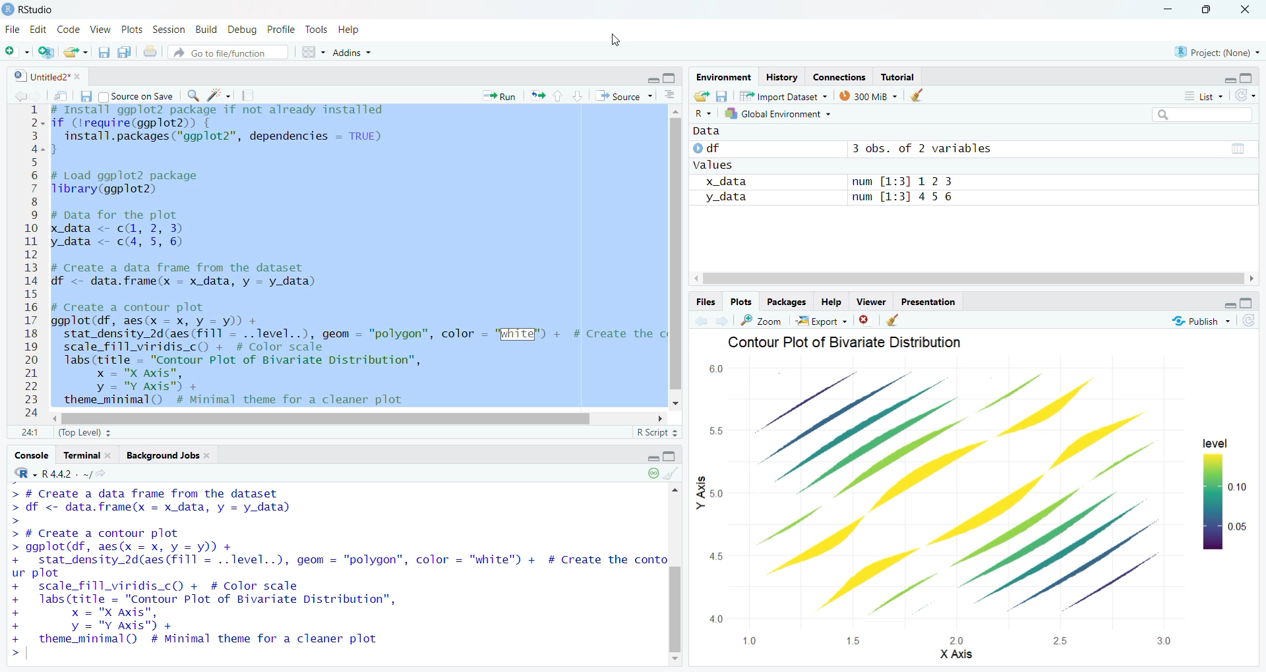 This screenshot has width=1266, height=672. What do you see at coordinates (673, 457) in the screenshot?
I see `hide console` at bounding box center [673, 457].